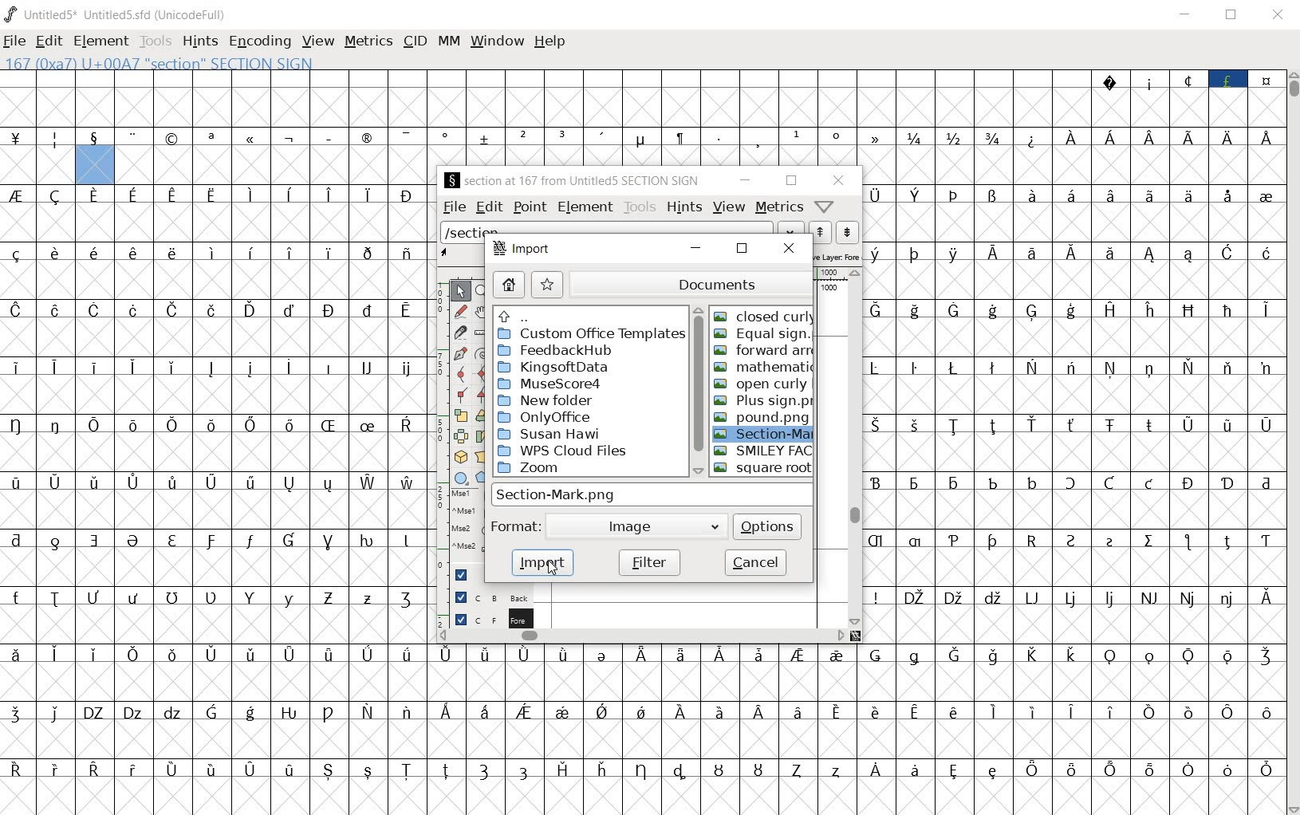 Image resolution: width=1300 pixels, height=815 pixels. What do you see at coordinates (585, 208) in the screenshot?
I see `element` at bounding box center [585, 208].